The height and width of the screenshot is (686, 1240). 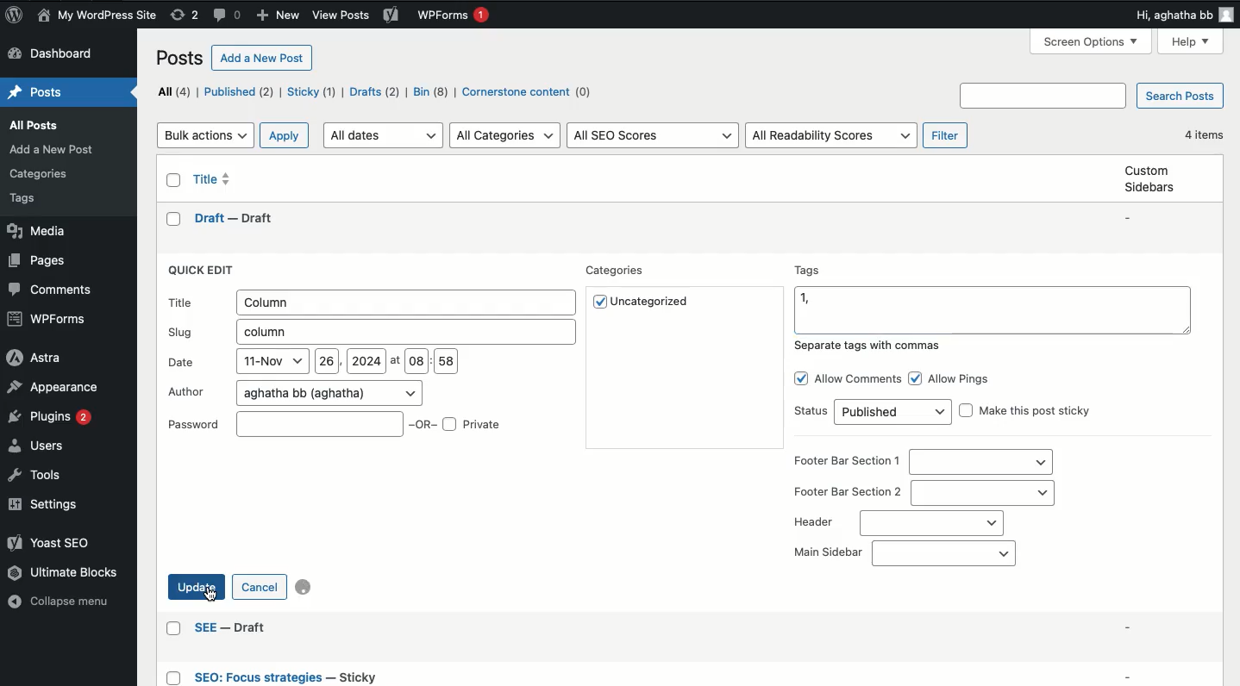 What do you see at coordinates (40, 125) in the screenshot?
I see `Posts` at bounding box center [40, 125].